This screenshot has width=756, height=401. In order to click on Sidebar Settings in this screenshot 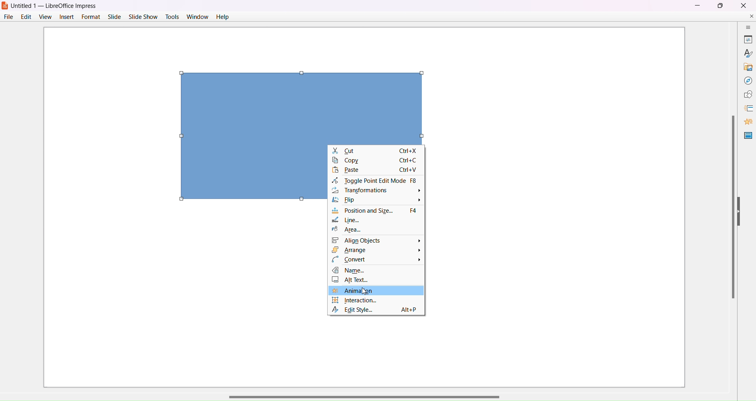, I will do `click(744, 26)`.